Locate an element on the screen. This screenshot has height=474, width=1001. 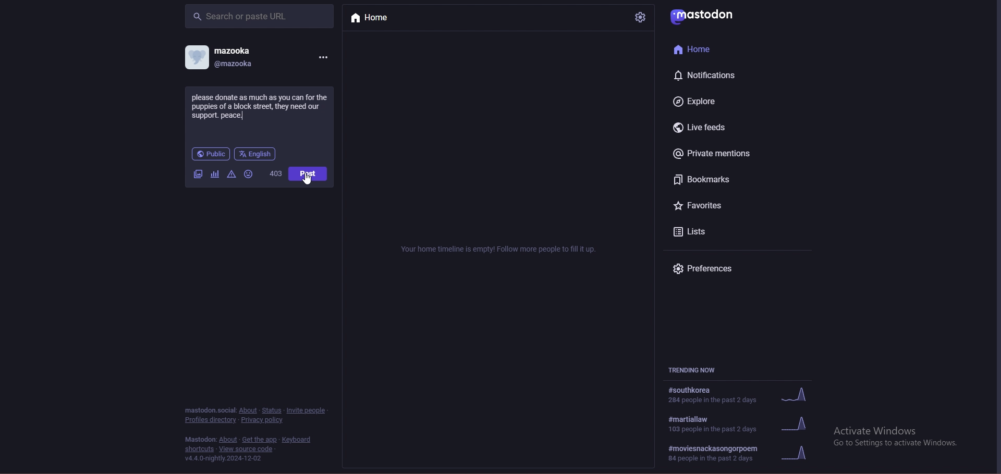
mastodon is located at coordinates (706, 16).